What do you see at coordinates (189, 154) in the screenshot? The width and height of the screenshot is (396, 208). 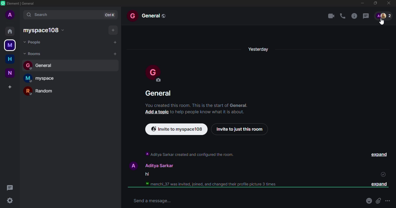 I see `aditya sarkar created and configured the room.` at bounding box center [189, 154].